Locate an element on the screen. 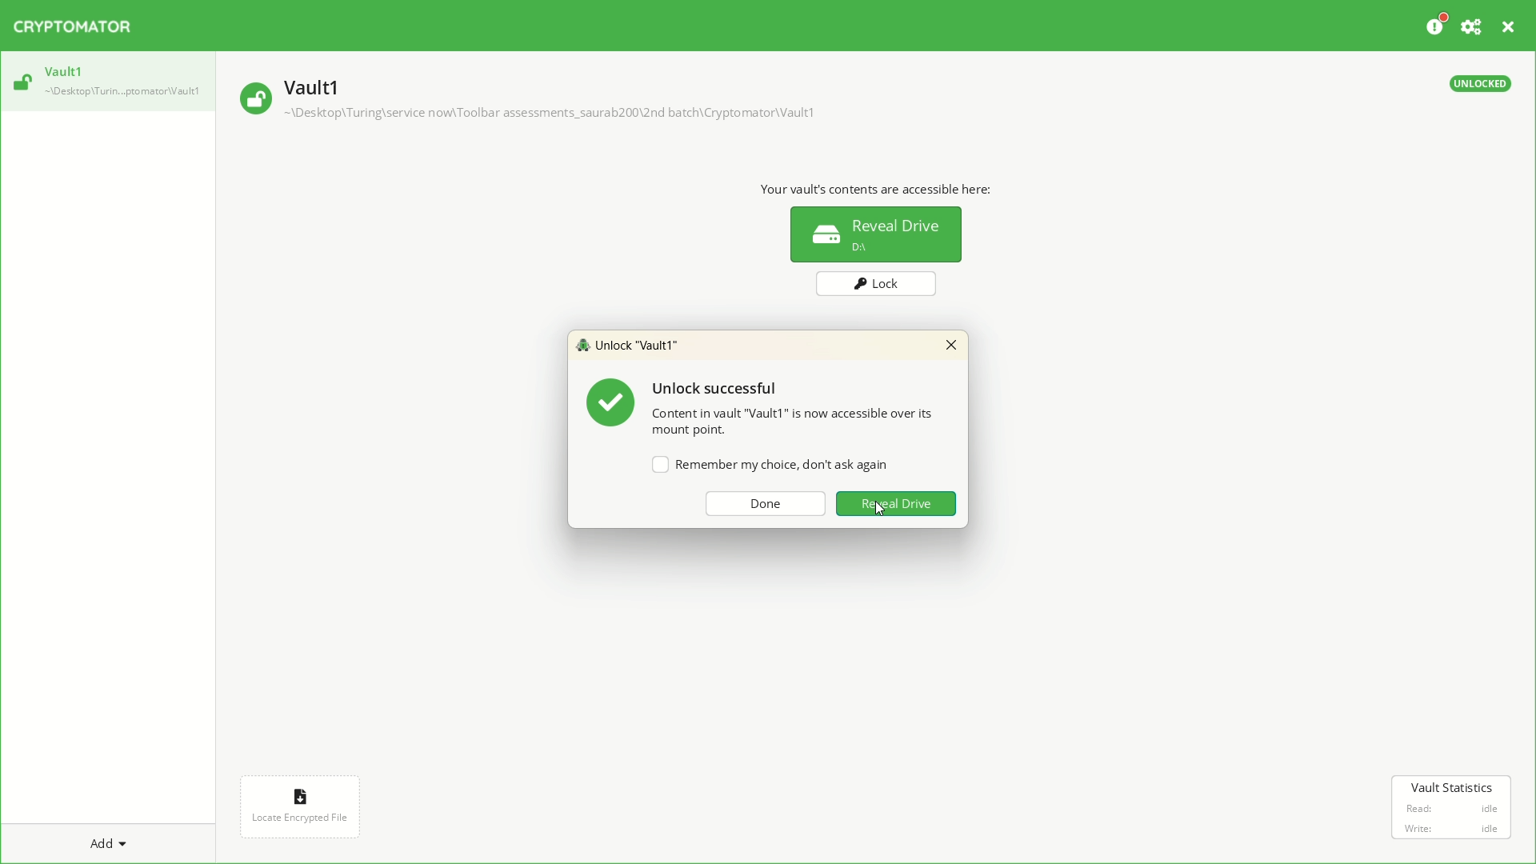 This screenshot has height=864, width=1536. cryptomator is located at coordinates (85, 30).